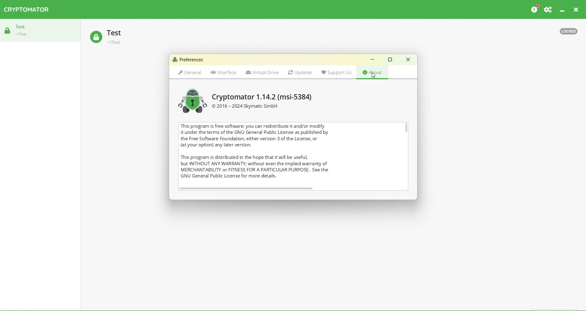  What do you see at coordinates (578, 9) in the screenshot?
I see `Close` at bounding box center [578, 9].